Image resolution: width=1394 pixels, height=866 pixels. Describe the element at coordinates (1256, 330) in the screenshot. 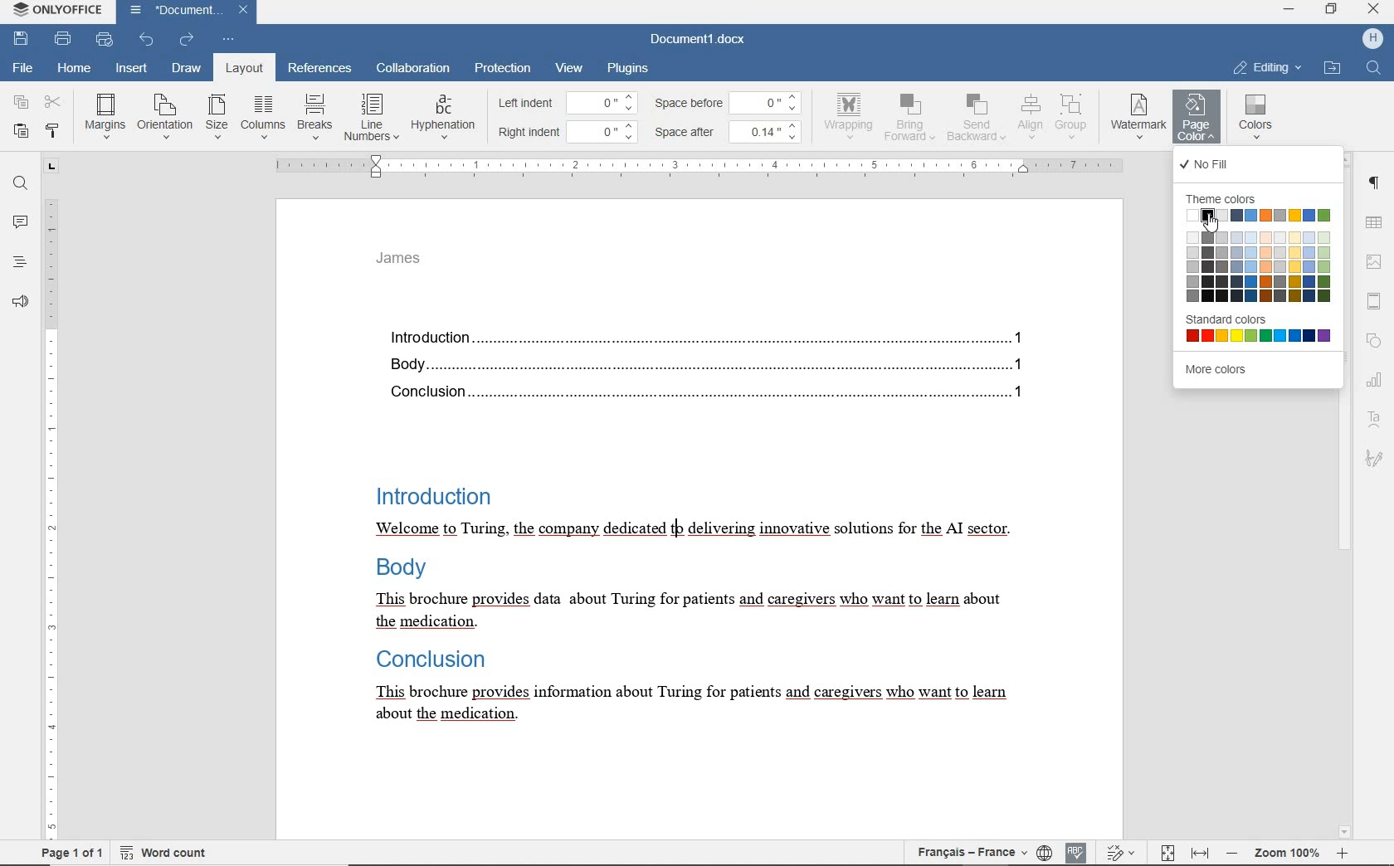

I see `standard colors` at that location.